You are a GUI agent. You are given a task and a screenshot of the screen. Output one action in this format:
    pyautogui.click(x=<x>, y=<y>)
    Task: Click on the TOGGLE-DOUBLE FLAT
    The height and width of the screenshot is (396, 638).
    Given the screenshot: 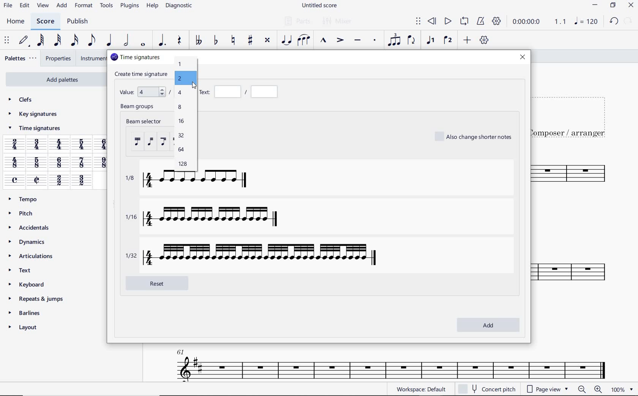 What is the action you would take?
    pyautogui.click(x=198, y=41)
    